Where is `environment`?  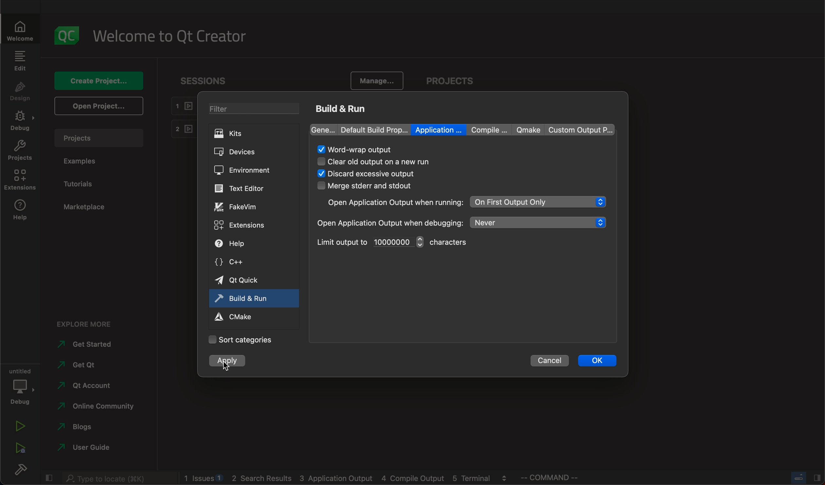 environment is located at coordinates (248, 170).